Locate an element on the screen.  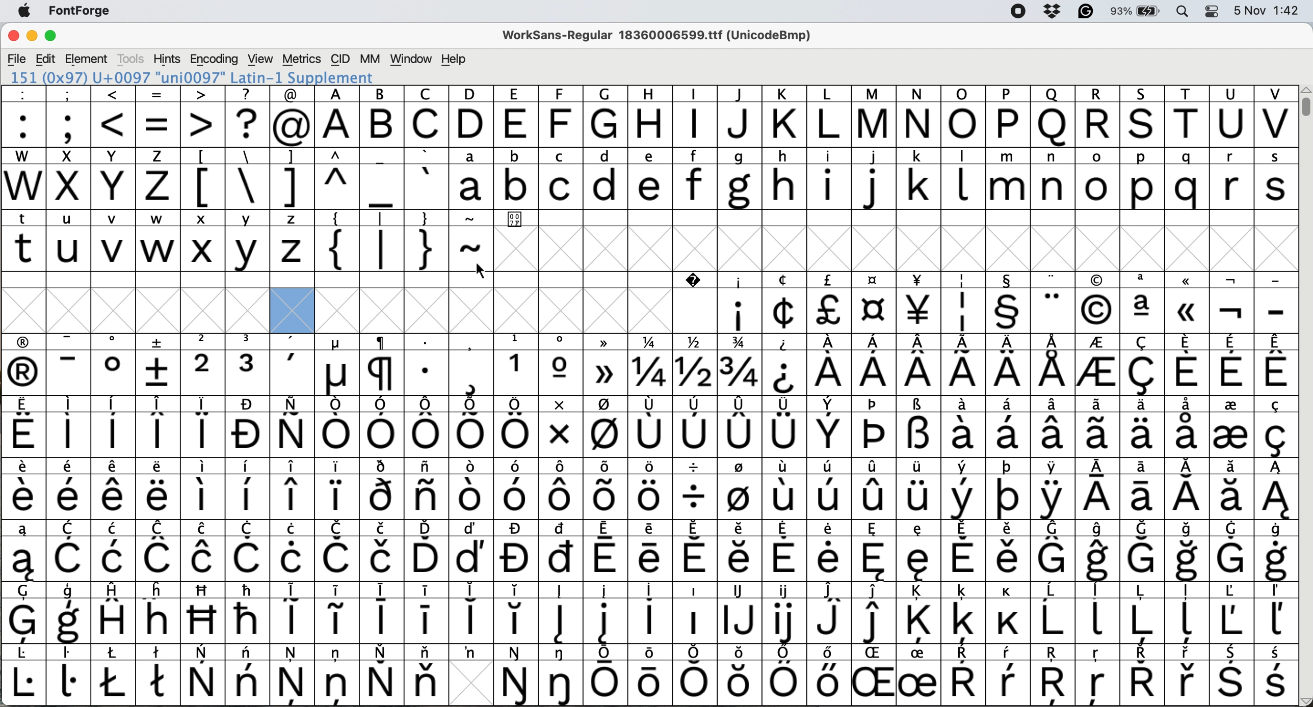
? is located at coordinates (247, 116).